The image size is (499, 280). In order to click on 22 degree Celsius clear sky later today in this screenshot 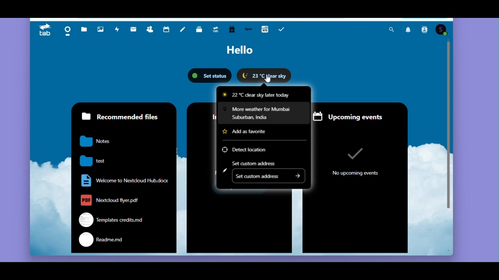, I will do `click(264, 94)`.